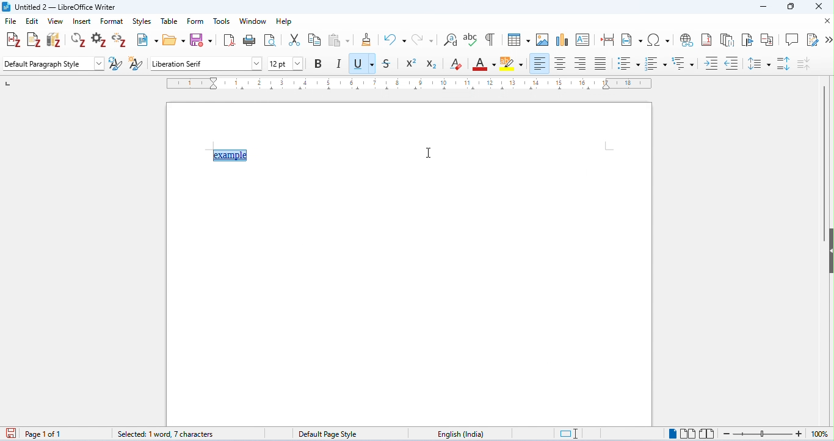 This screenshot has height=441, width=834. I want to click on language, so click(454, 434).